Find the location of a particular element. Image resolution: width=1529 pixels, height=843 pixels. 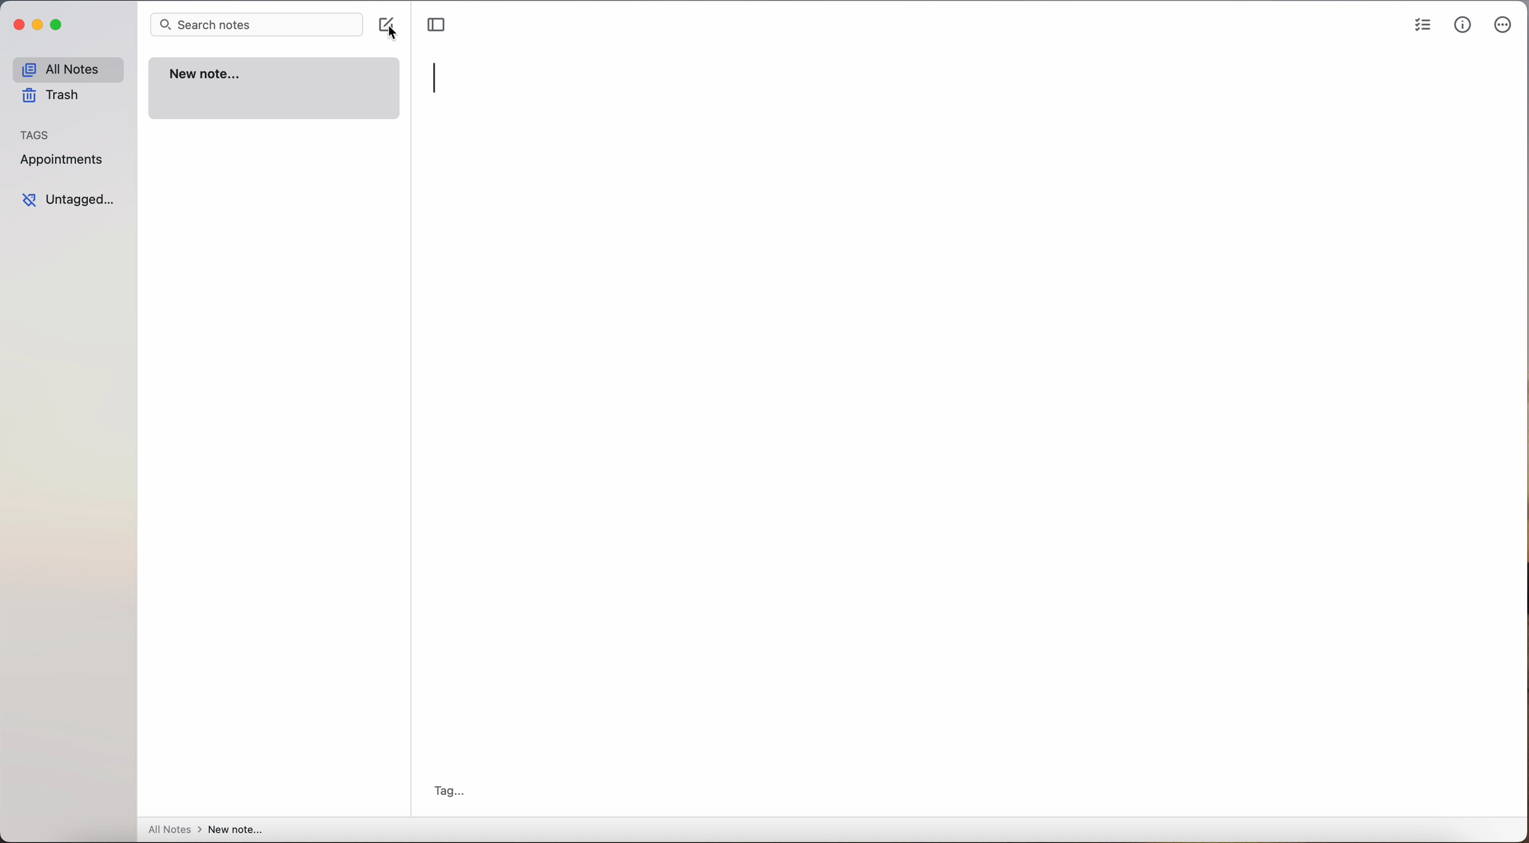

new note is located at coordinates (276, 89).